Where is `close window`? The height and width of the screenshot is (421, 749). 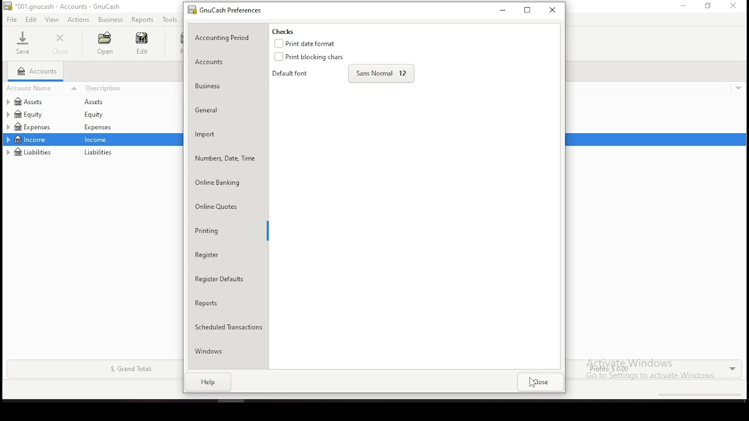 close window is located at coordinates (734, 6).